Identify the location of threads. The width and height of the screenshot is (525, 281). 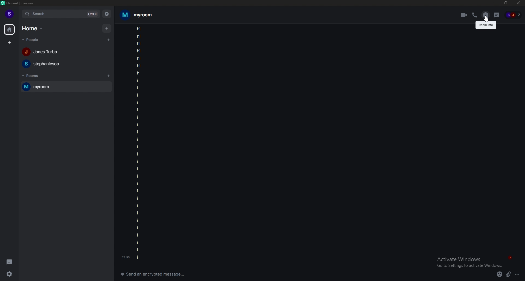
(9, 261).